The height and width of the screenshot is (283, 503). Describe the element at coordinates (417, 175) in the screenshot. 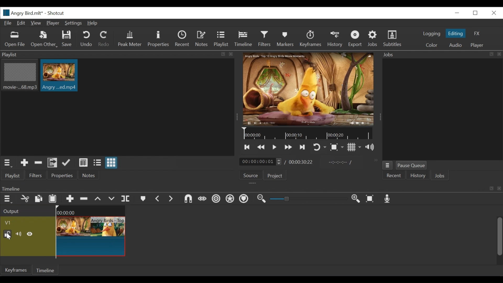

I see `History` at that location.